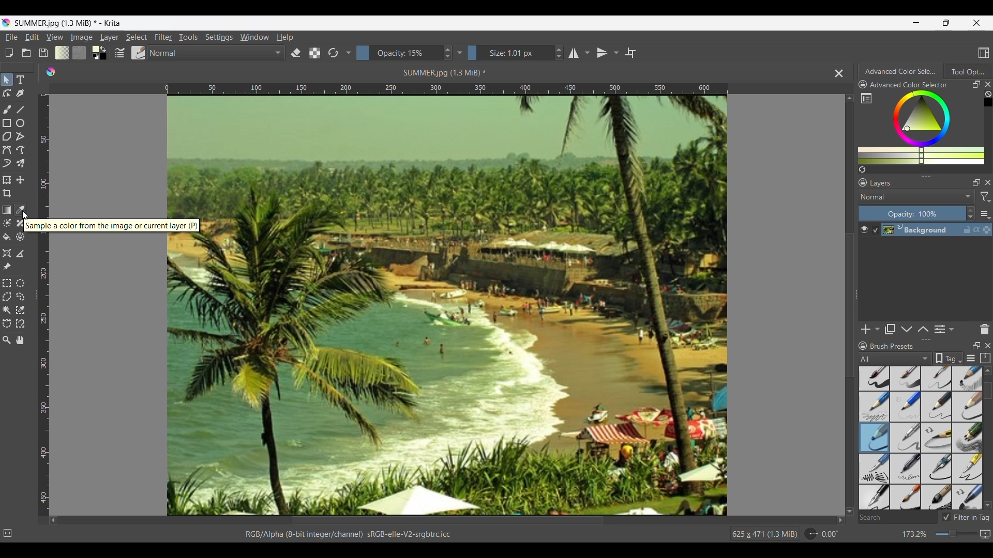 Image resolution: width=993 pixels, height=558 pixels. Describe the element at coordinates (985, 214) in the screenshot. I see `Layer settings` at that location.